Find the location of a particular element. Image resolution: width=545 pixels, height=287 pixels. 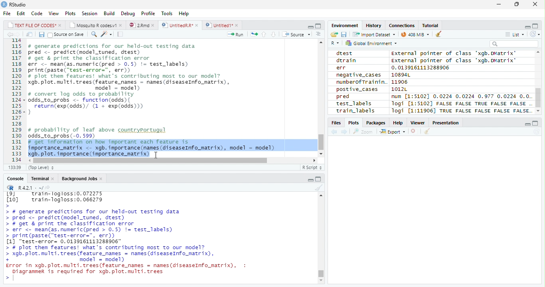

Files is located at coordinates (336, 123).